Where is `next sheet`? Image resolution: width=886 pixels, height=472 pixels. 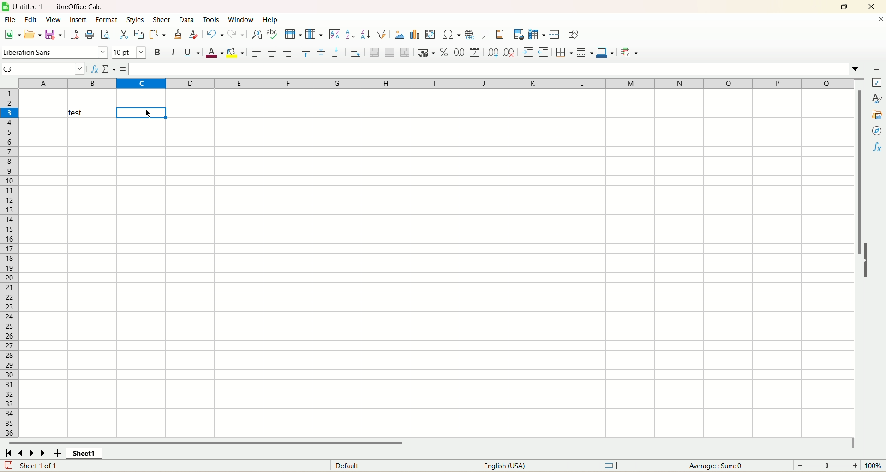
next sheet is located at coordinates (31, 453).